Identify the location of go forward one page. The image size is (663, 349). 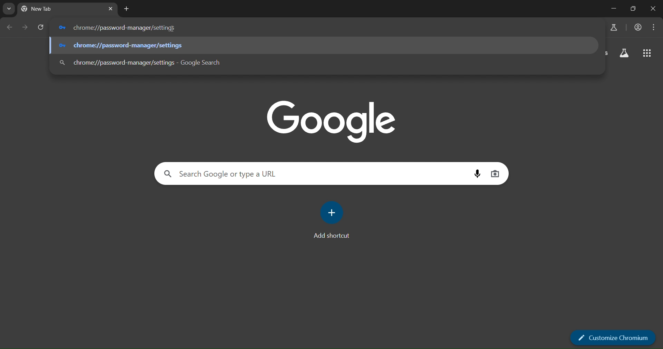
(26, 29).